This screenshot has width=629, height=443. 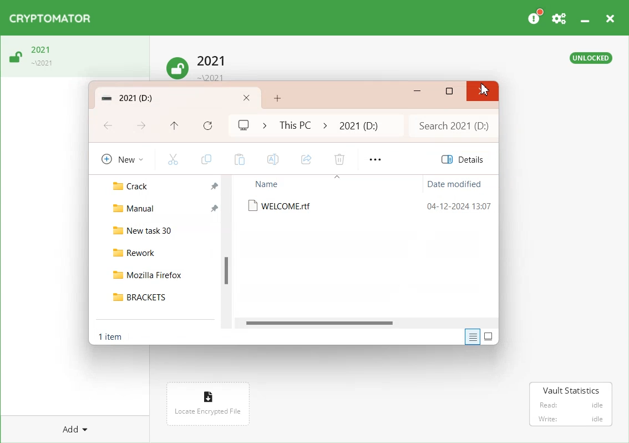 What do you see at coordinates (209, 402) in the screenshot?
I see `Locate encrypted File` at bounding box center [209, 402].